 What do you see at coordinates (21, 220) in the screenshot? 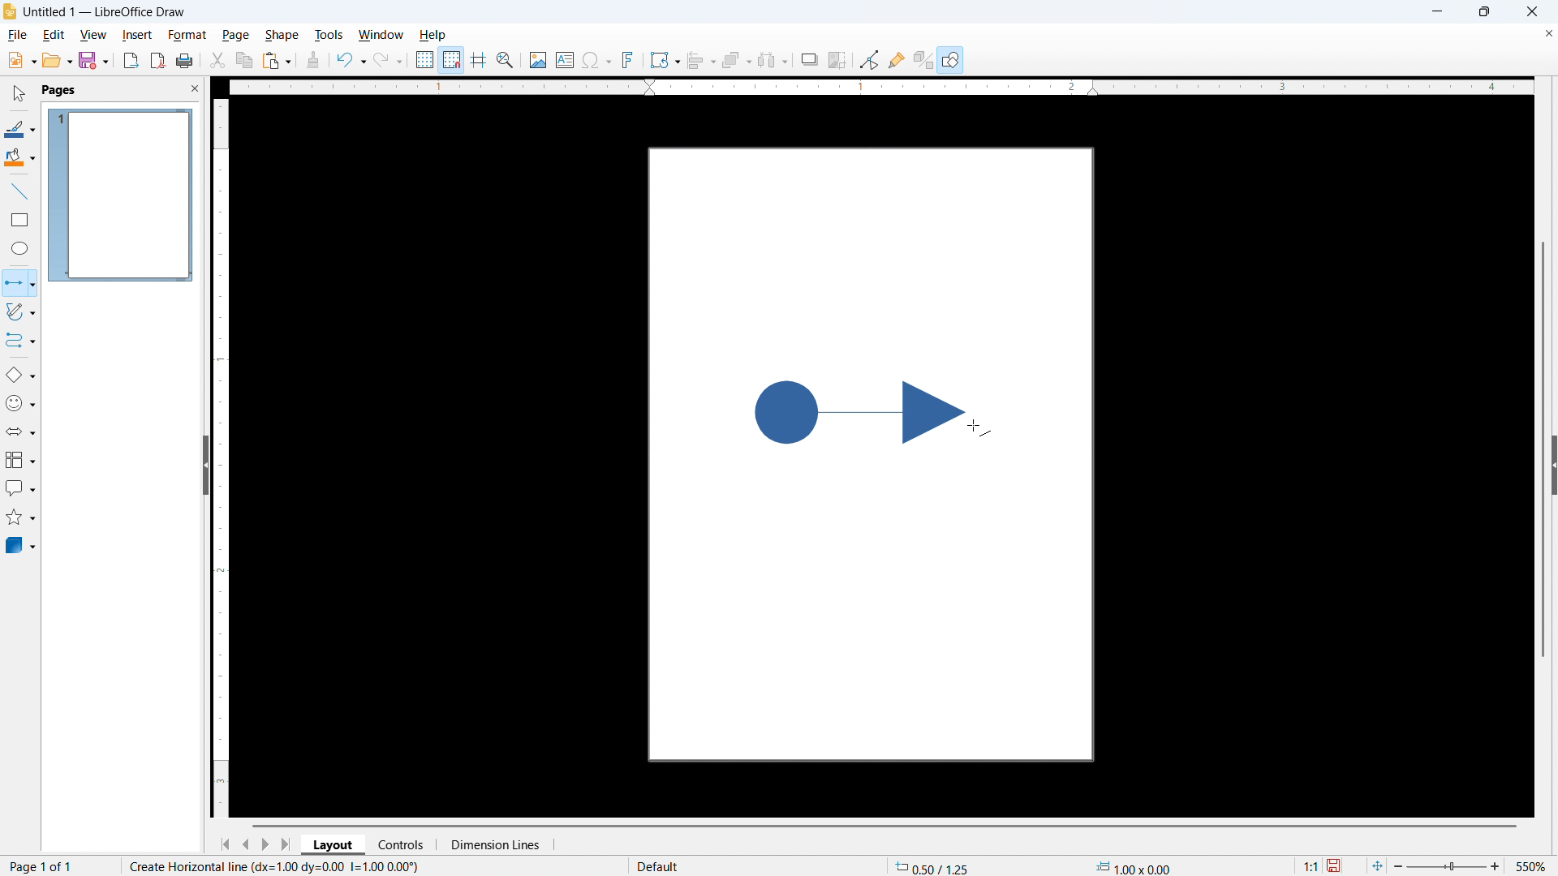
I see `Rectangle ` at bounding box center [21, 220].